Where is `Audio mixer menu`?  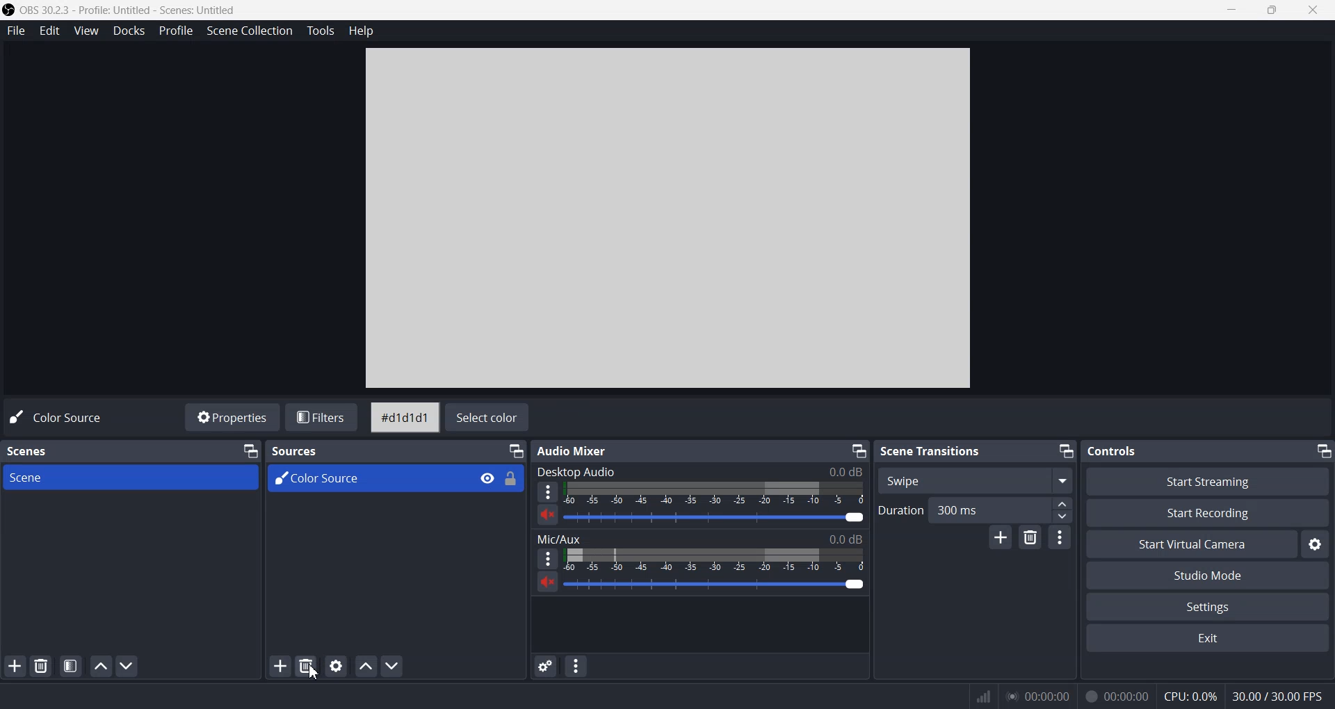 Audio mixer menu is located at coordinates (576, 666).